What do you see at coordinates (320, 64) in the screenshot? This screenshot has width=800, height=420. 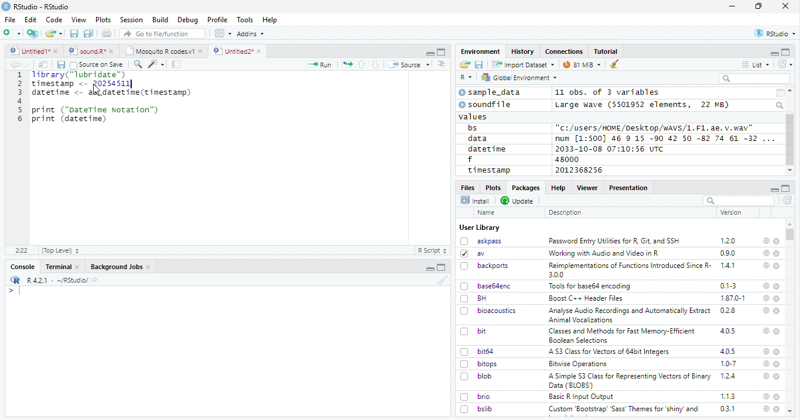 I see `Run the current line` at bounding box center [320, 64].